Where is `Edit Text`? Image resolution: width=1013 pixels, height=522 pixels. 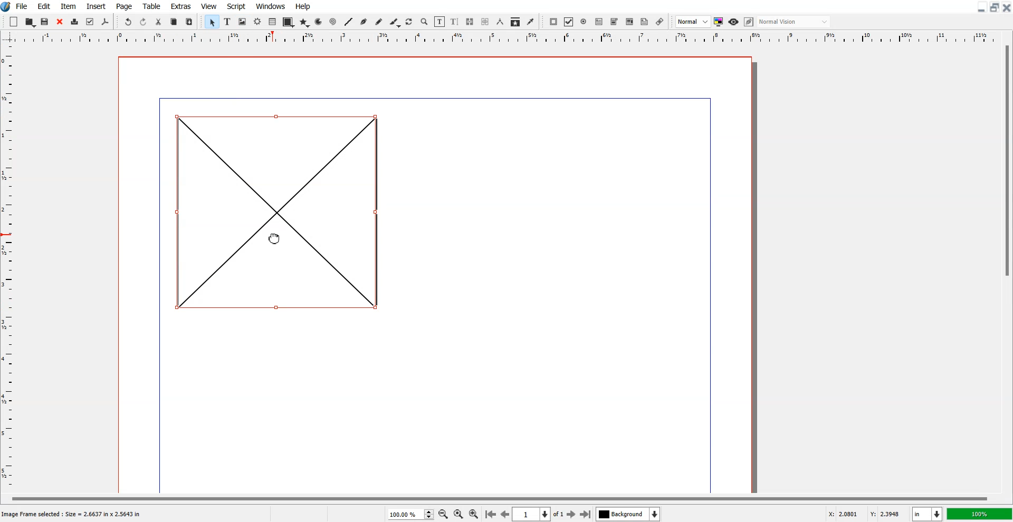
Edit Text is located at coordinates (455, 22).